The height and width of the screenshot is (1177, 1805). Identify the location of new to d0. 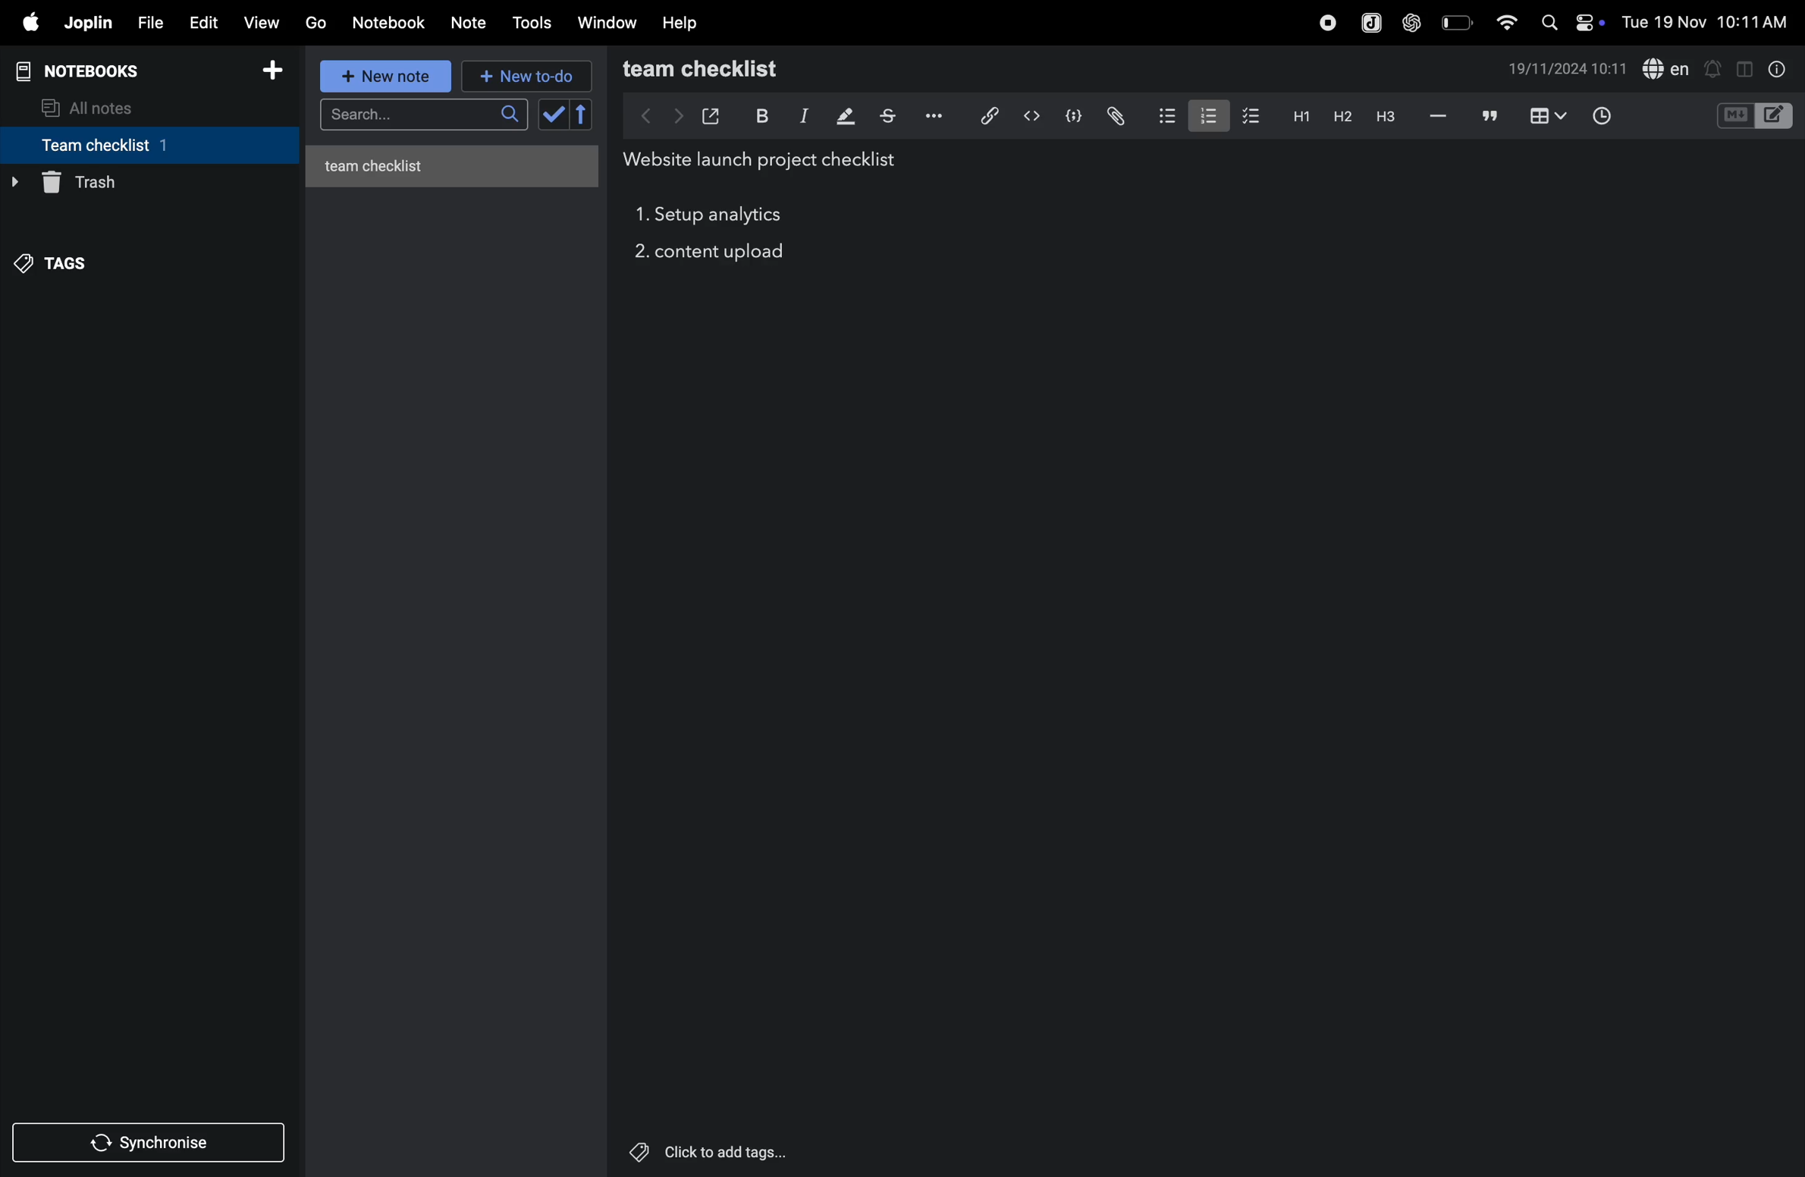
(524, 77).